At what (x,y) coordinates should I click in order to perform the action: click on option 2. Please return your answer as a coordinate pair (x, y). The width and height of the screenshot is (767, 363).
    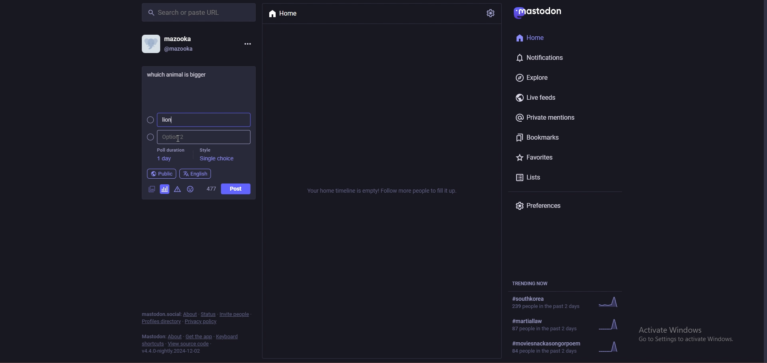
    Looking at the image, I should click on (197, 138).